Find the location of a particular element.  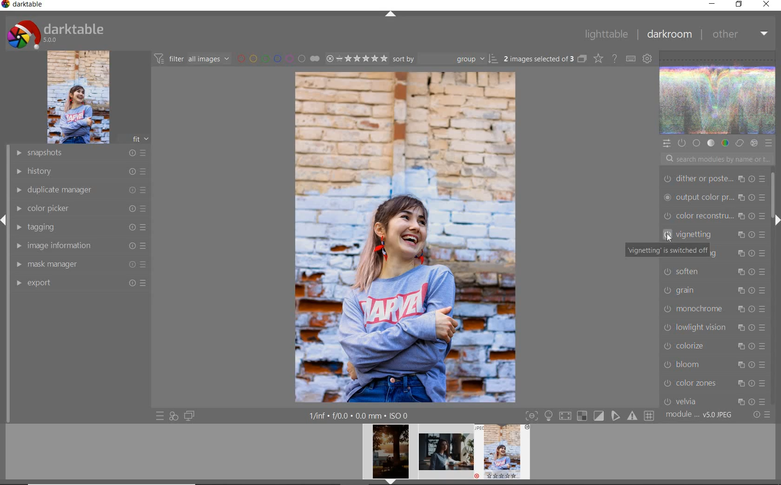

DEFINE KEYBOARD SHORTCUTS is located at coordinates (630, 59).